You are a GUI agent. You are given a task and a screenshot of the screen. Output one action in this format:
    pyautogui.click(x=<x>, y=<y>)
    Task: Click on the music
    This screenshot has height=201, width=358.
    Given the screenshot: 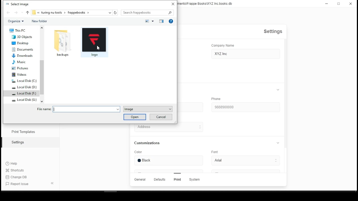 What is the action you would take?
    pyautogui.click(x=21, y=62)
    